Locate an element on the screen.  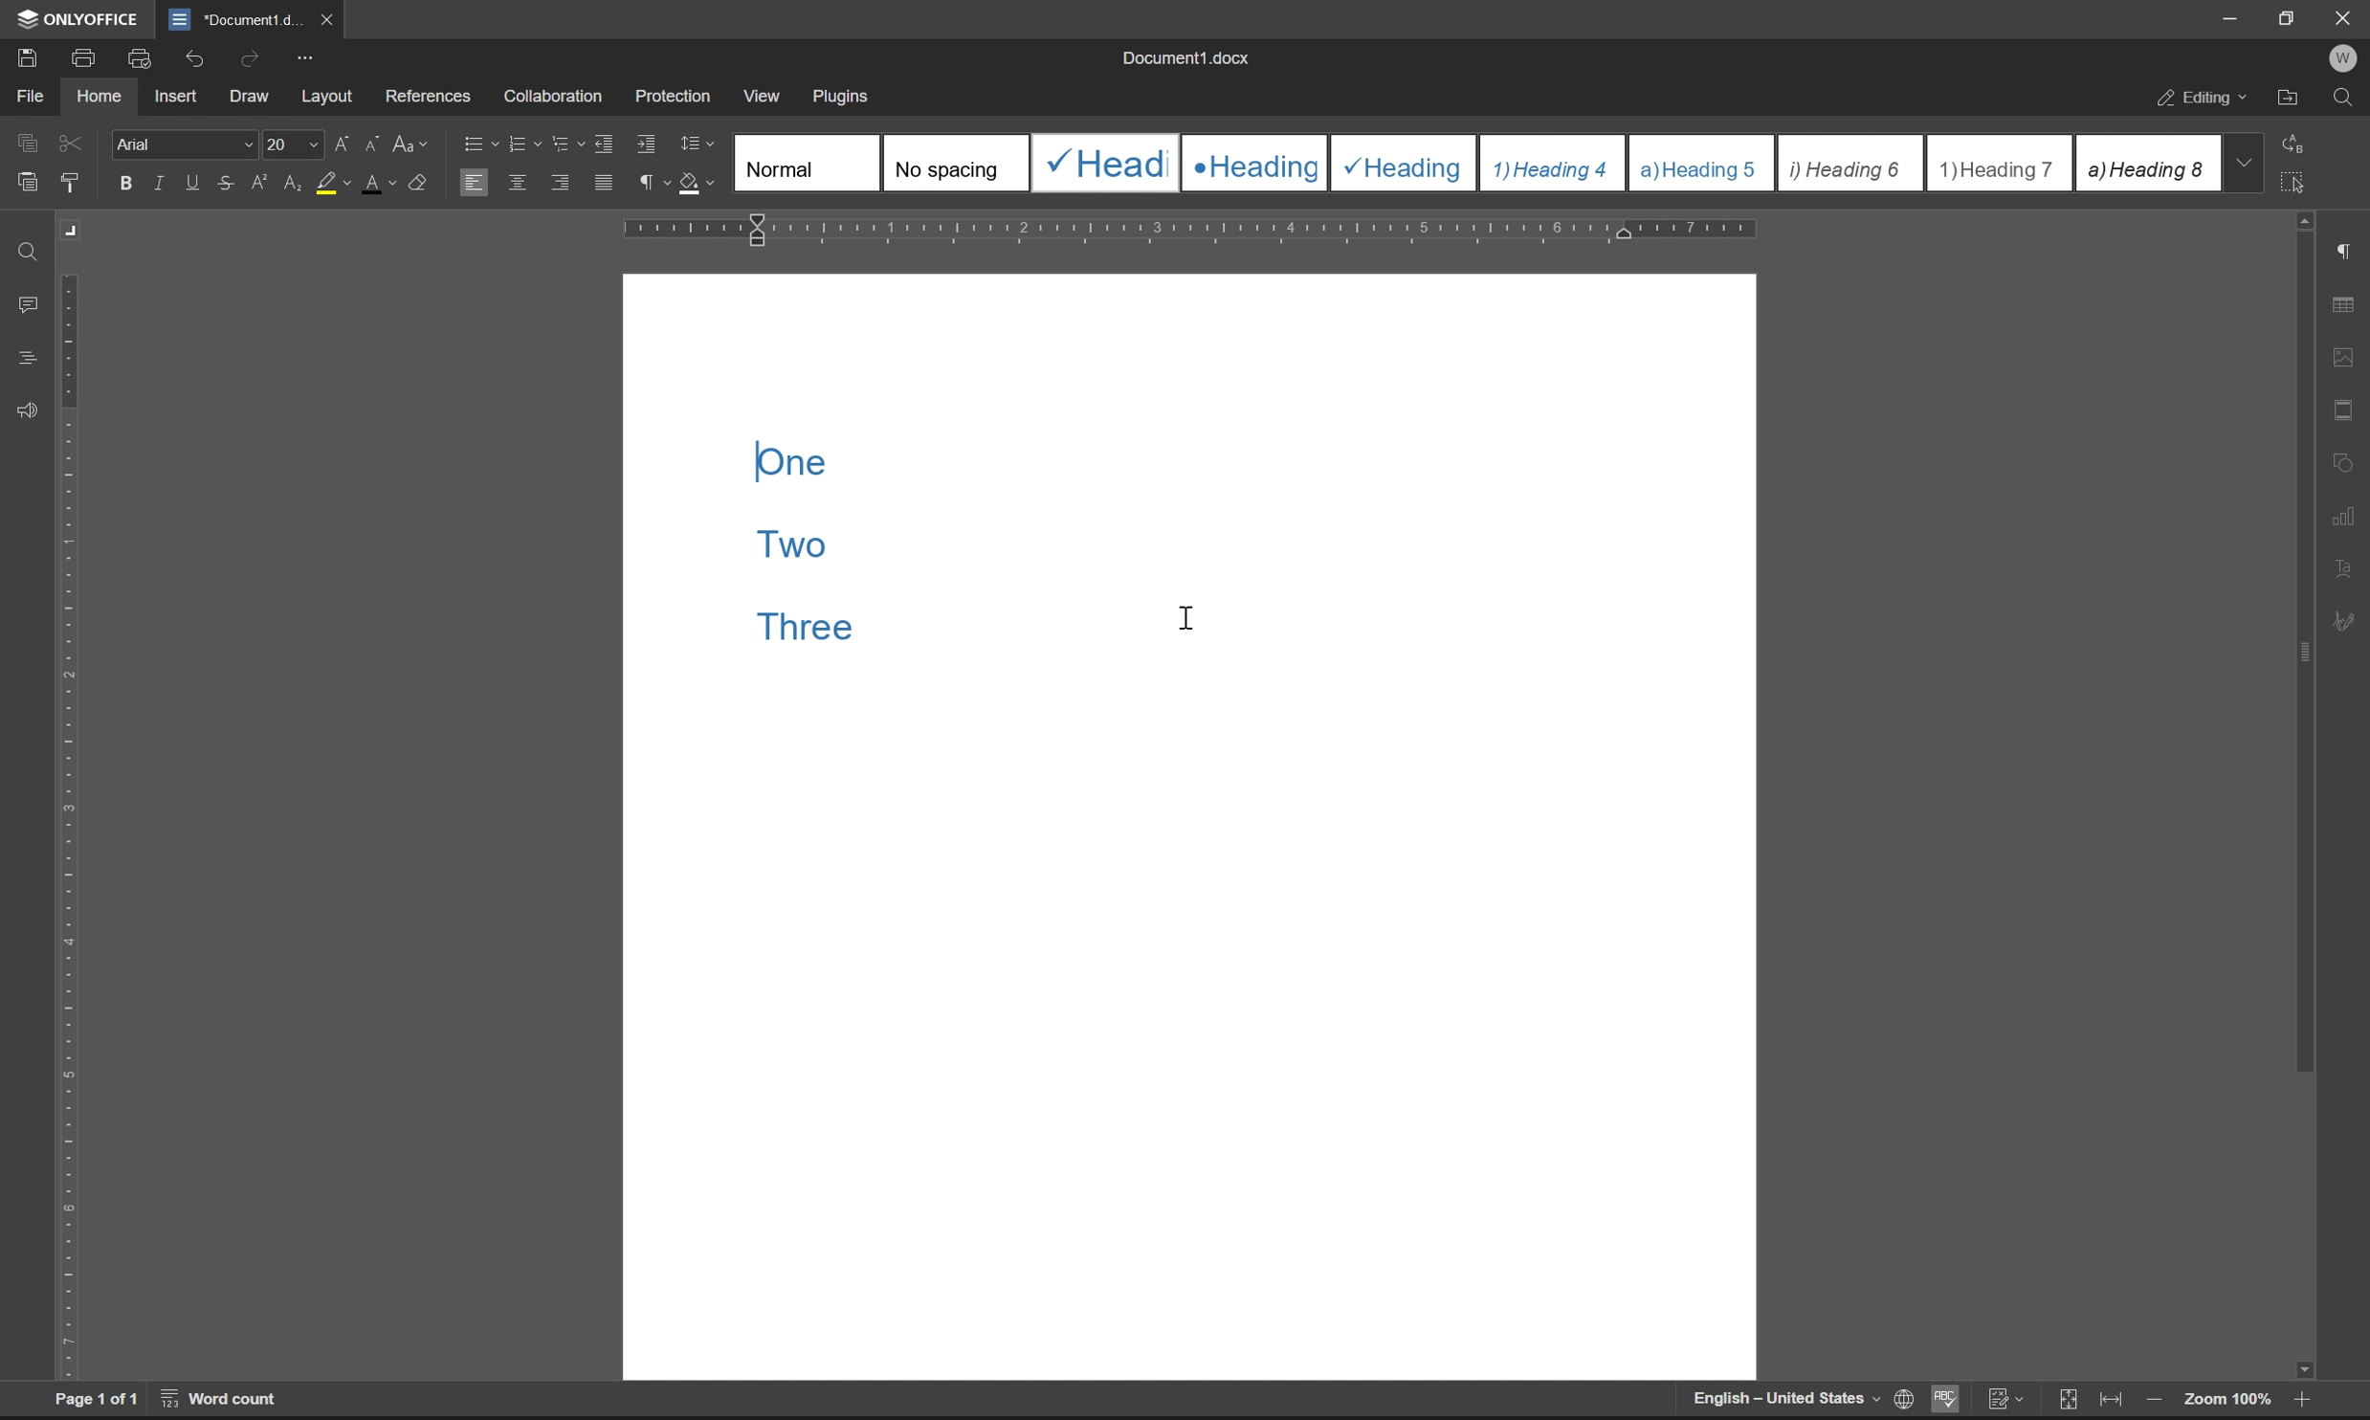
close is located at coordinates (324, 18).